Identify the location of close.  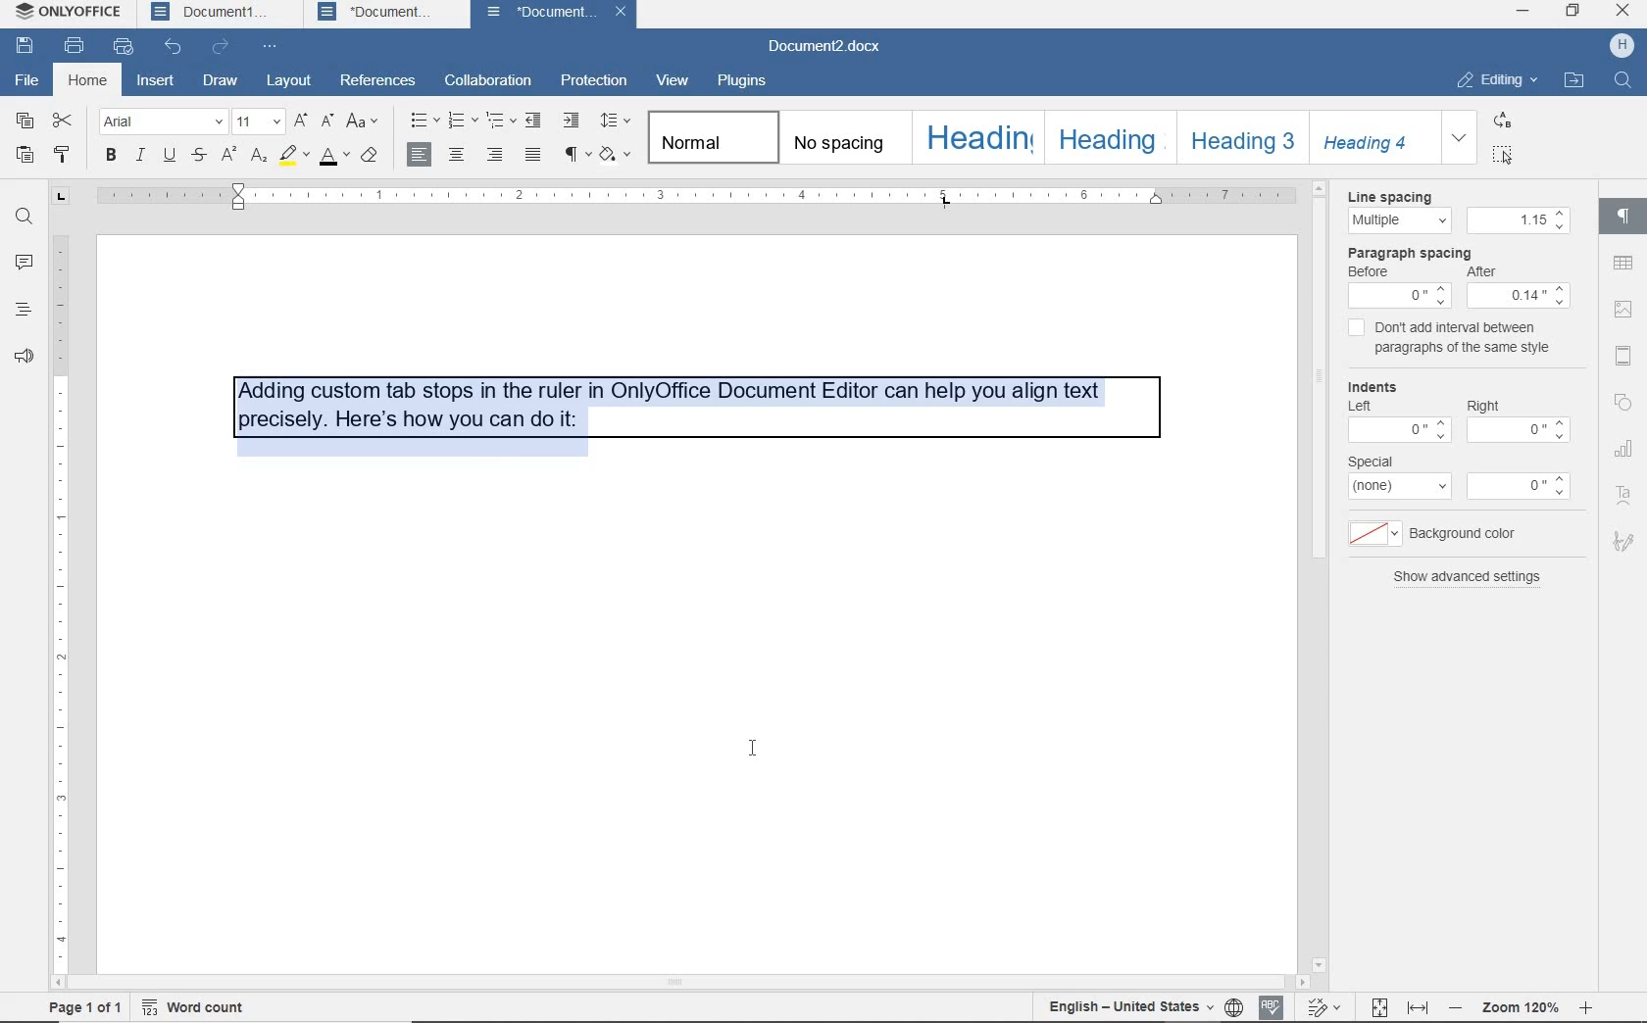
(623, 14).